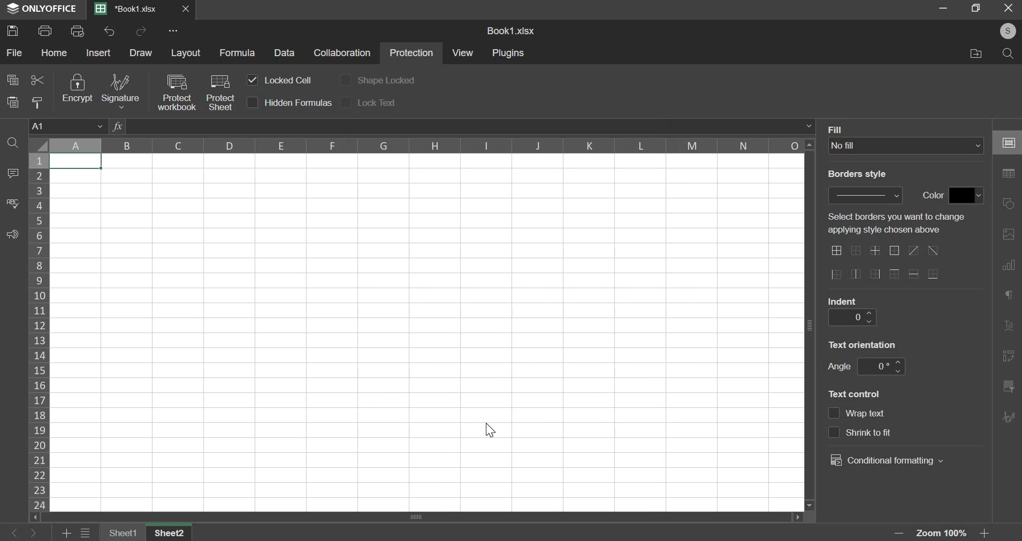  What do you see at coordinates (880, 367) in the screenshot?
I see `angle` at bounding box center [880, 367].